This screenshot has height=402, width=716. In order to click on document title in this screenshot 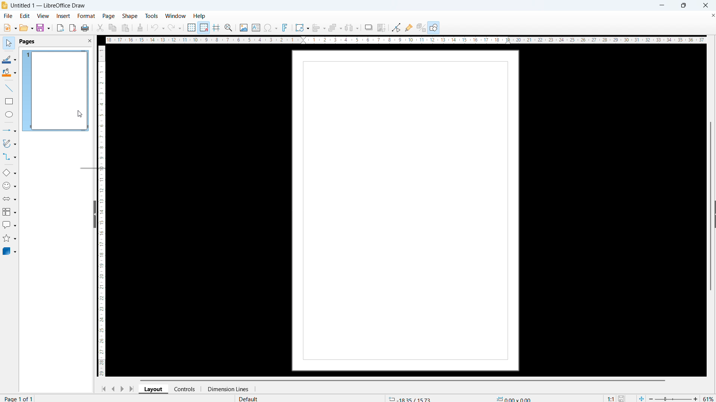, I will do `click(49, 6)`.